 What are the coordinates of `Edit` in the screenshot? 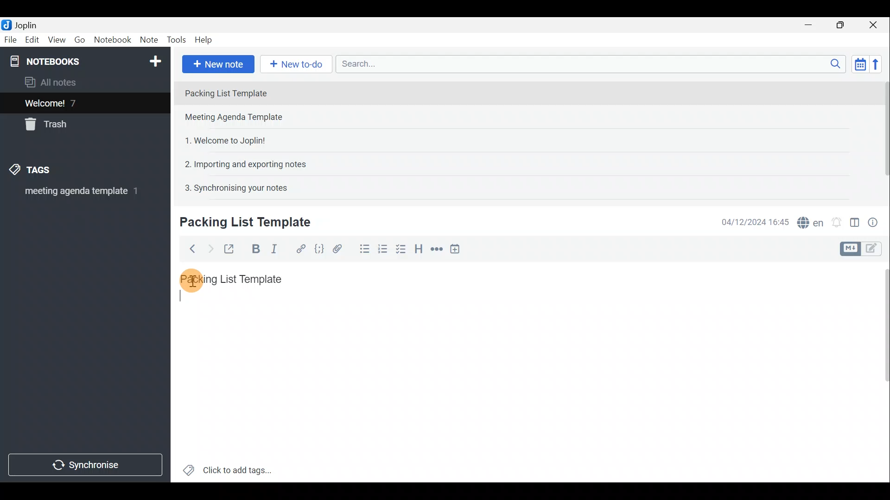 It's located at (30, 40).